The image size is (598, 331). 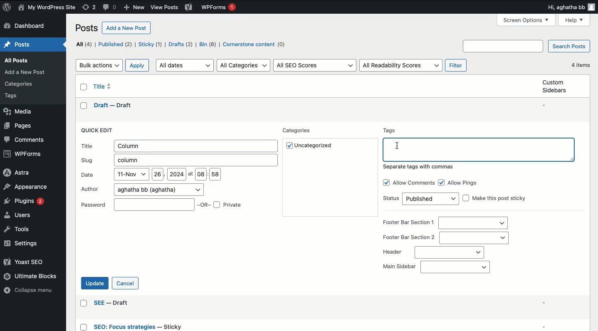 I want to click on All SEO scores, so click(x=316, y=66).